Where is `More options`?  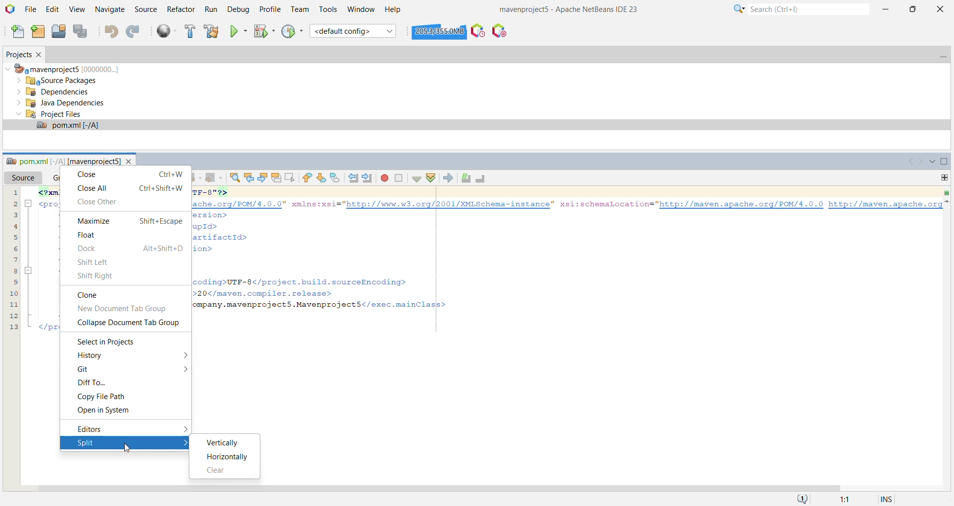 More options is located at coordinates (183, 443).